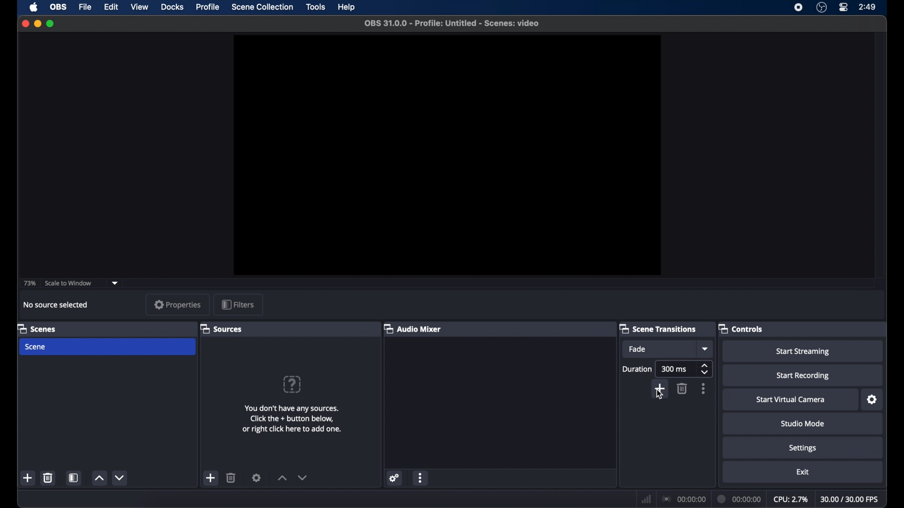 The width and height of the screenshot is (904, 508). Describe the element at coordinates (57, 6) in the screenshot. I see `obs` at that location.